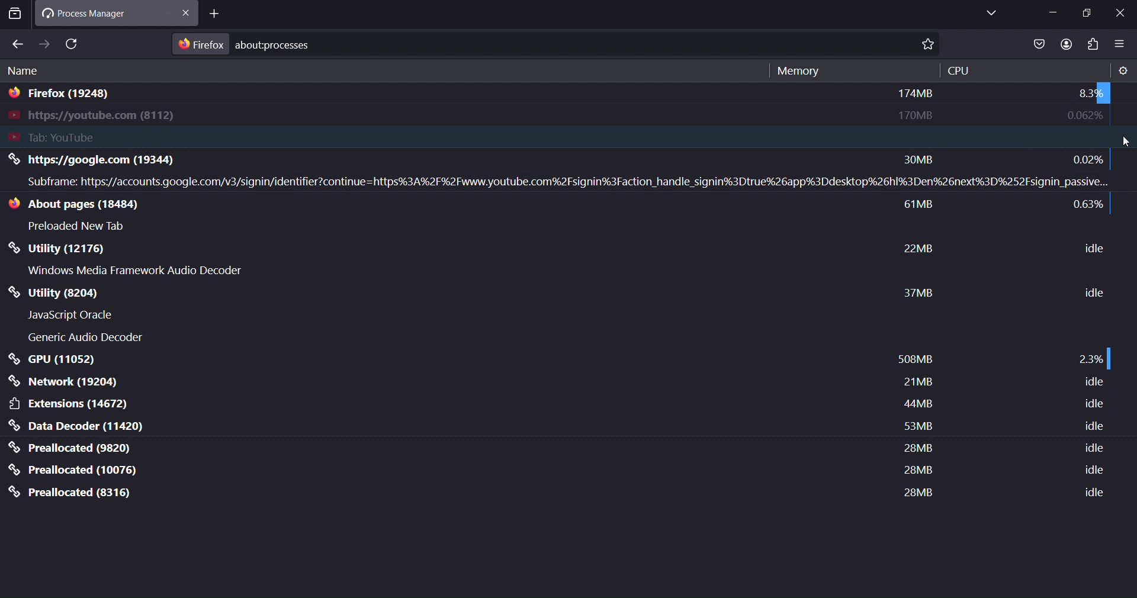  I want to click on Preloaded new tab, so click(80, 226).